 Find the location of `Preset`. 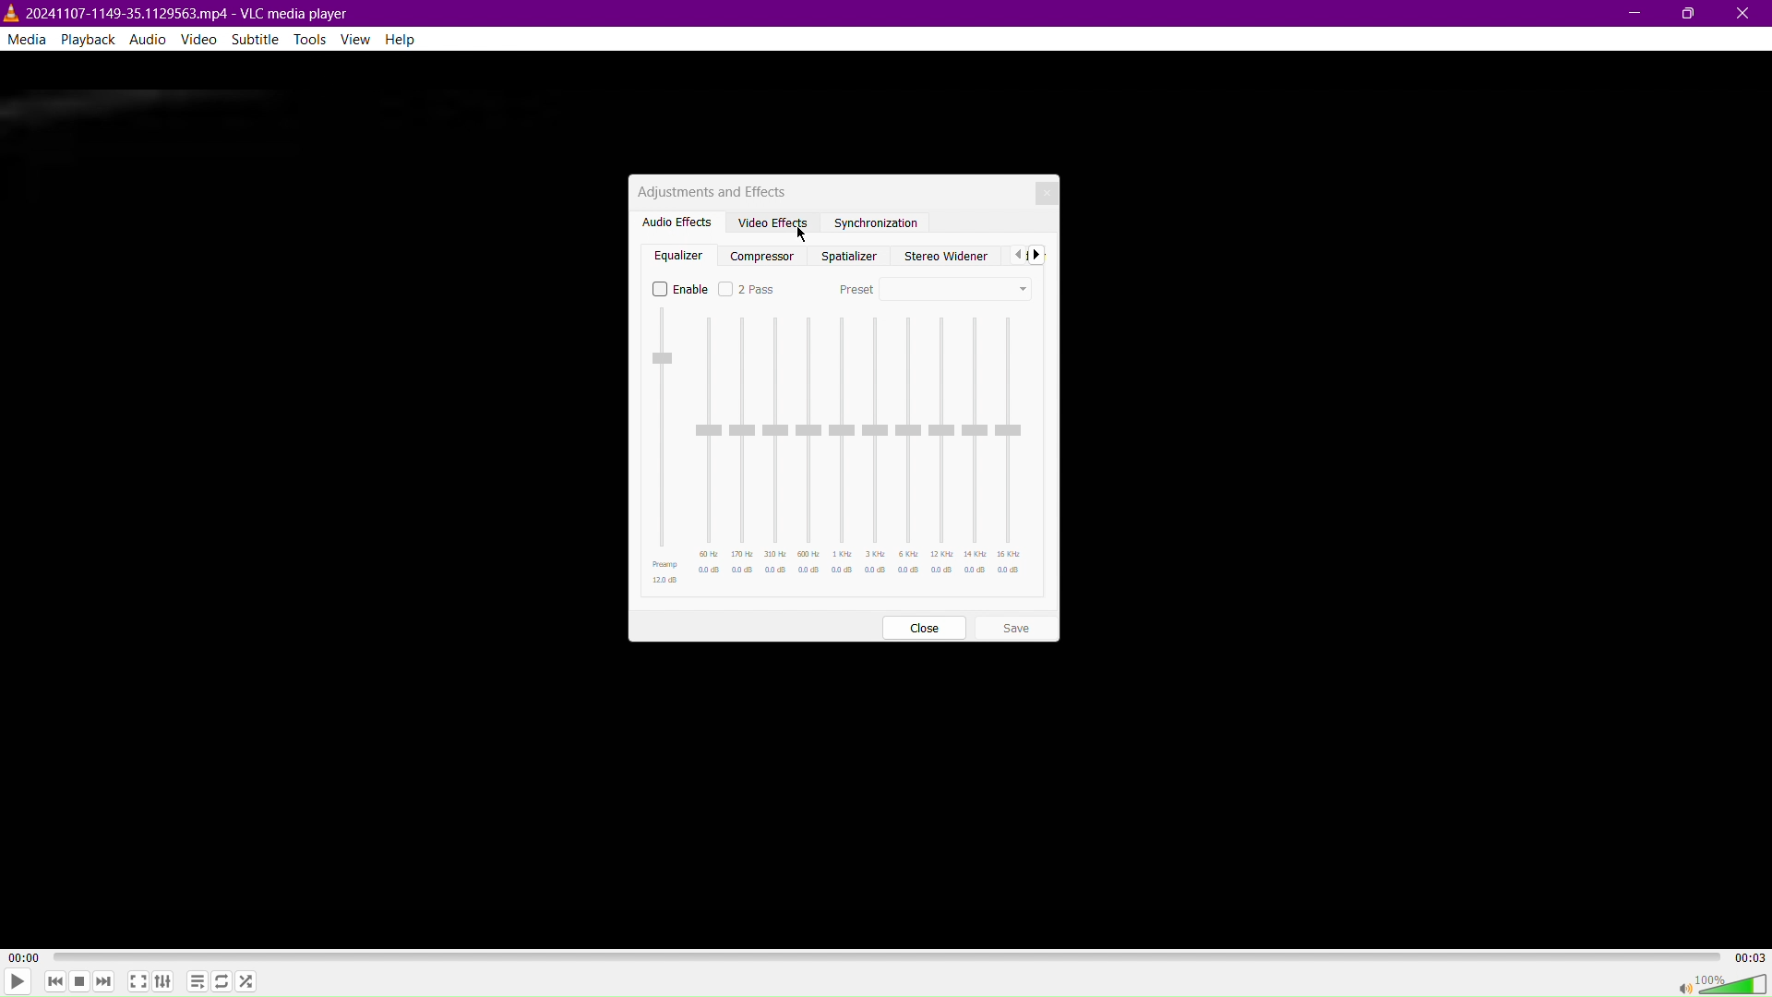

Preset is located at coordinates (936, 287).